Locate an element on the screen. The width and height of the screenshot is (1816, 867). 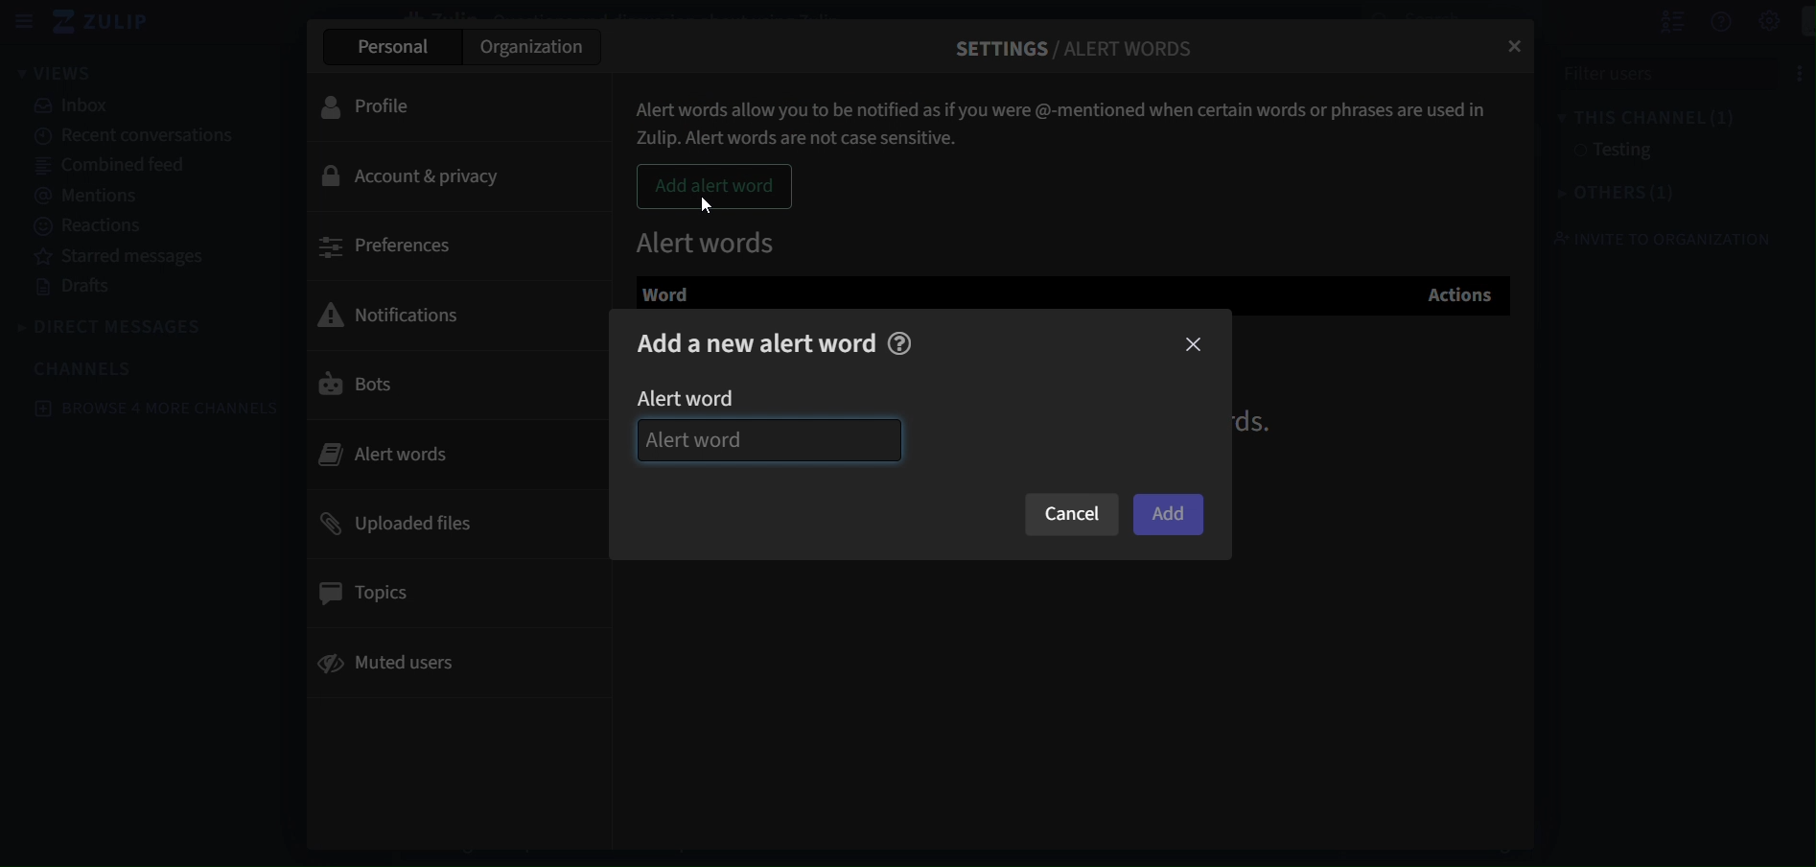
inbox is located at coordinates (74, 107).